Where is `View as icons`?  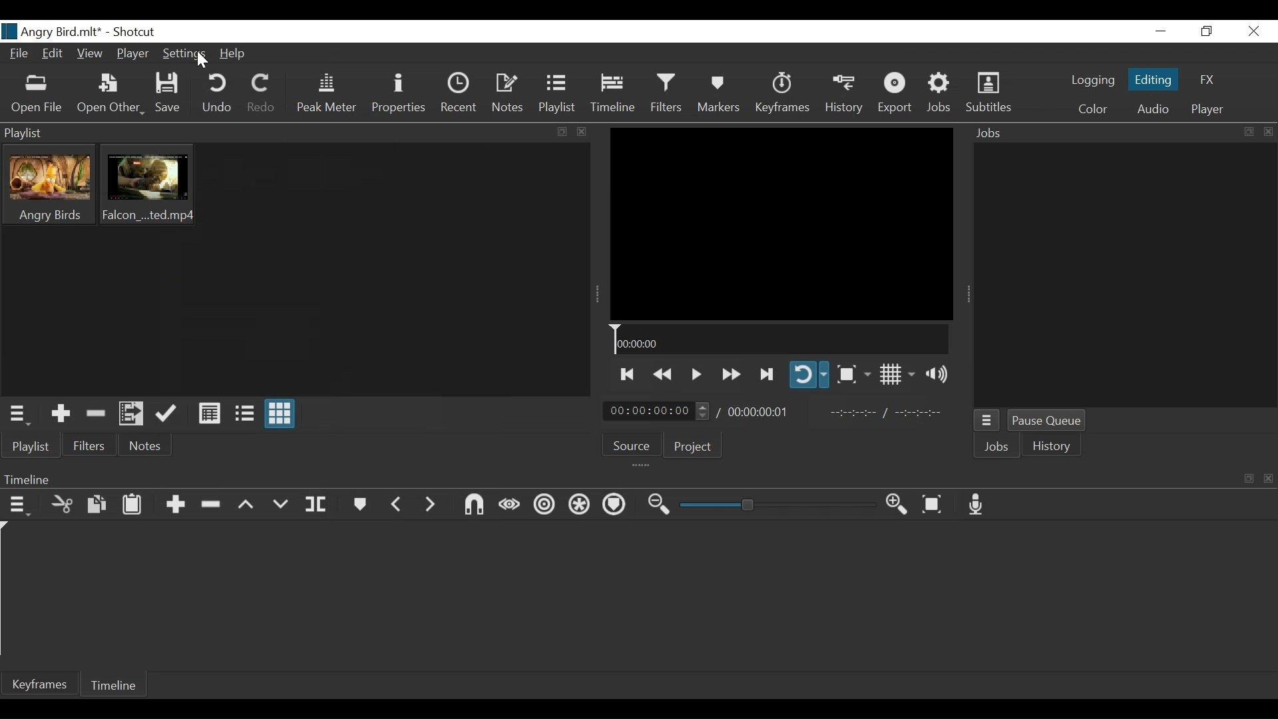 View as icons is located at coordinates (281, 414).